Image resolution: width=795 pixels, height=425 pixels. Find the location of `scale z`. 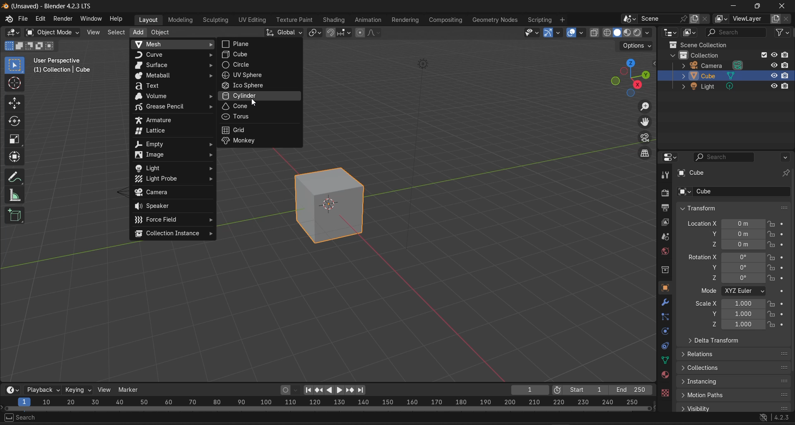

scale z is located at coordinates (737, 325).